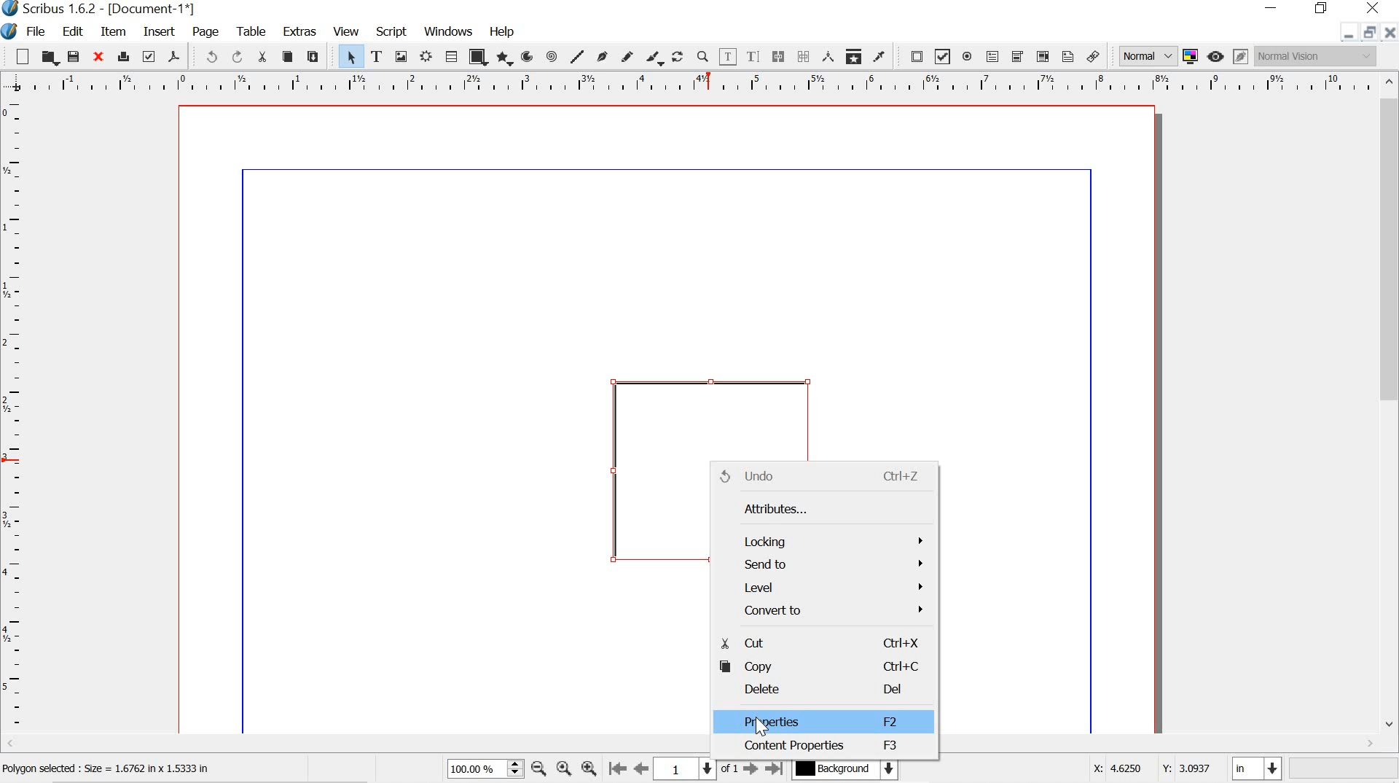 The height and width of the screenshot is (783, 1399). What do you see at coordinates (158, 33) in the screenshot?
I see `INSERT` at bounding box center [158, 33].